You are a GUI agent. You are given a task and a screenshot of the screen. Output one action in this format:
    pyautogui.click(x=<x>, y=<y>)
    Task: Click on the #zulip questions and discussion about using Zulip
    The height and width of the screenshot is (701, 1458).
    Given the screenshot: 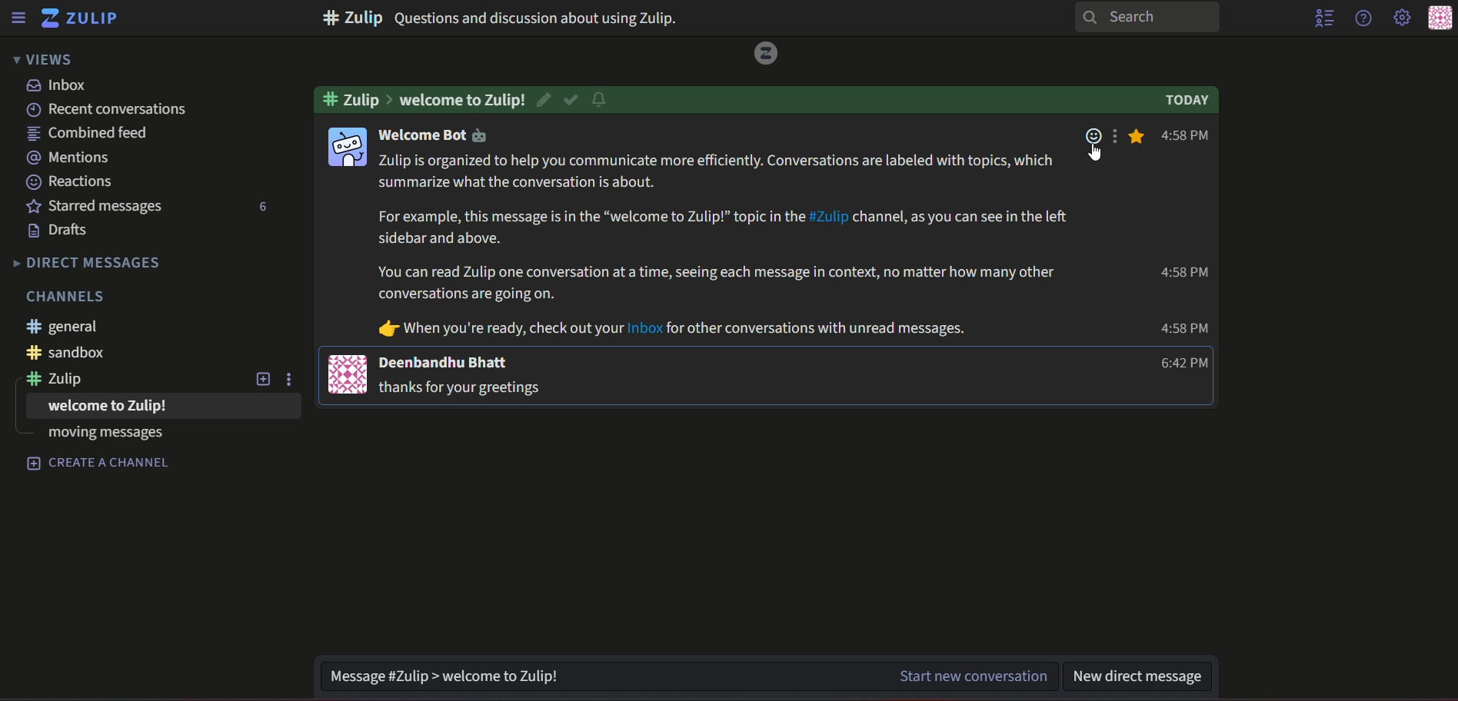 What is the action you would take?
    pyautogui.click(x=550, y=18)
    